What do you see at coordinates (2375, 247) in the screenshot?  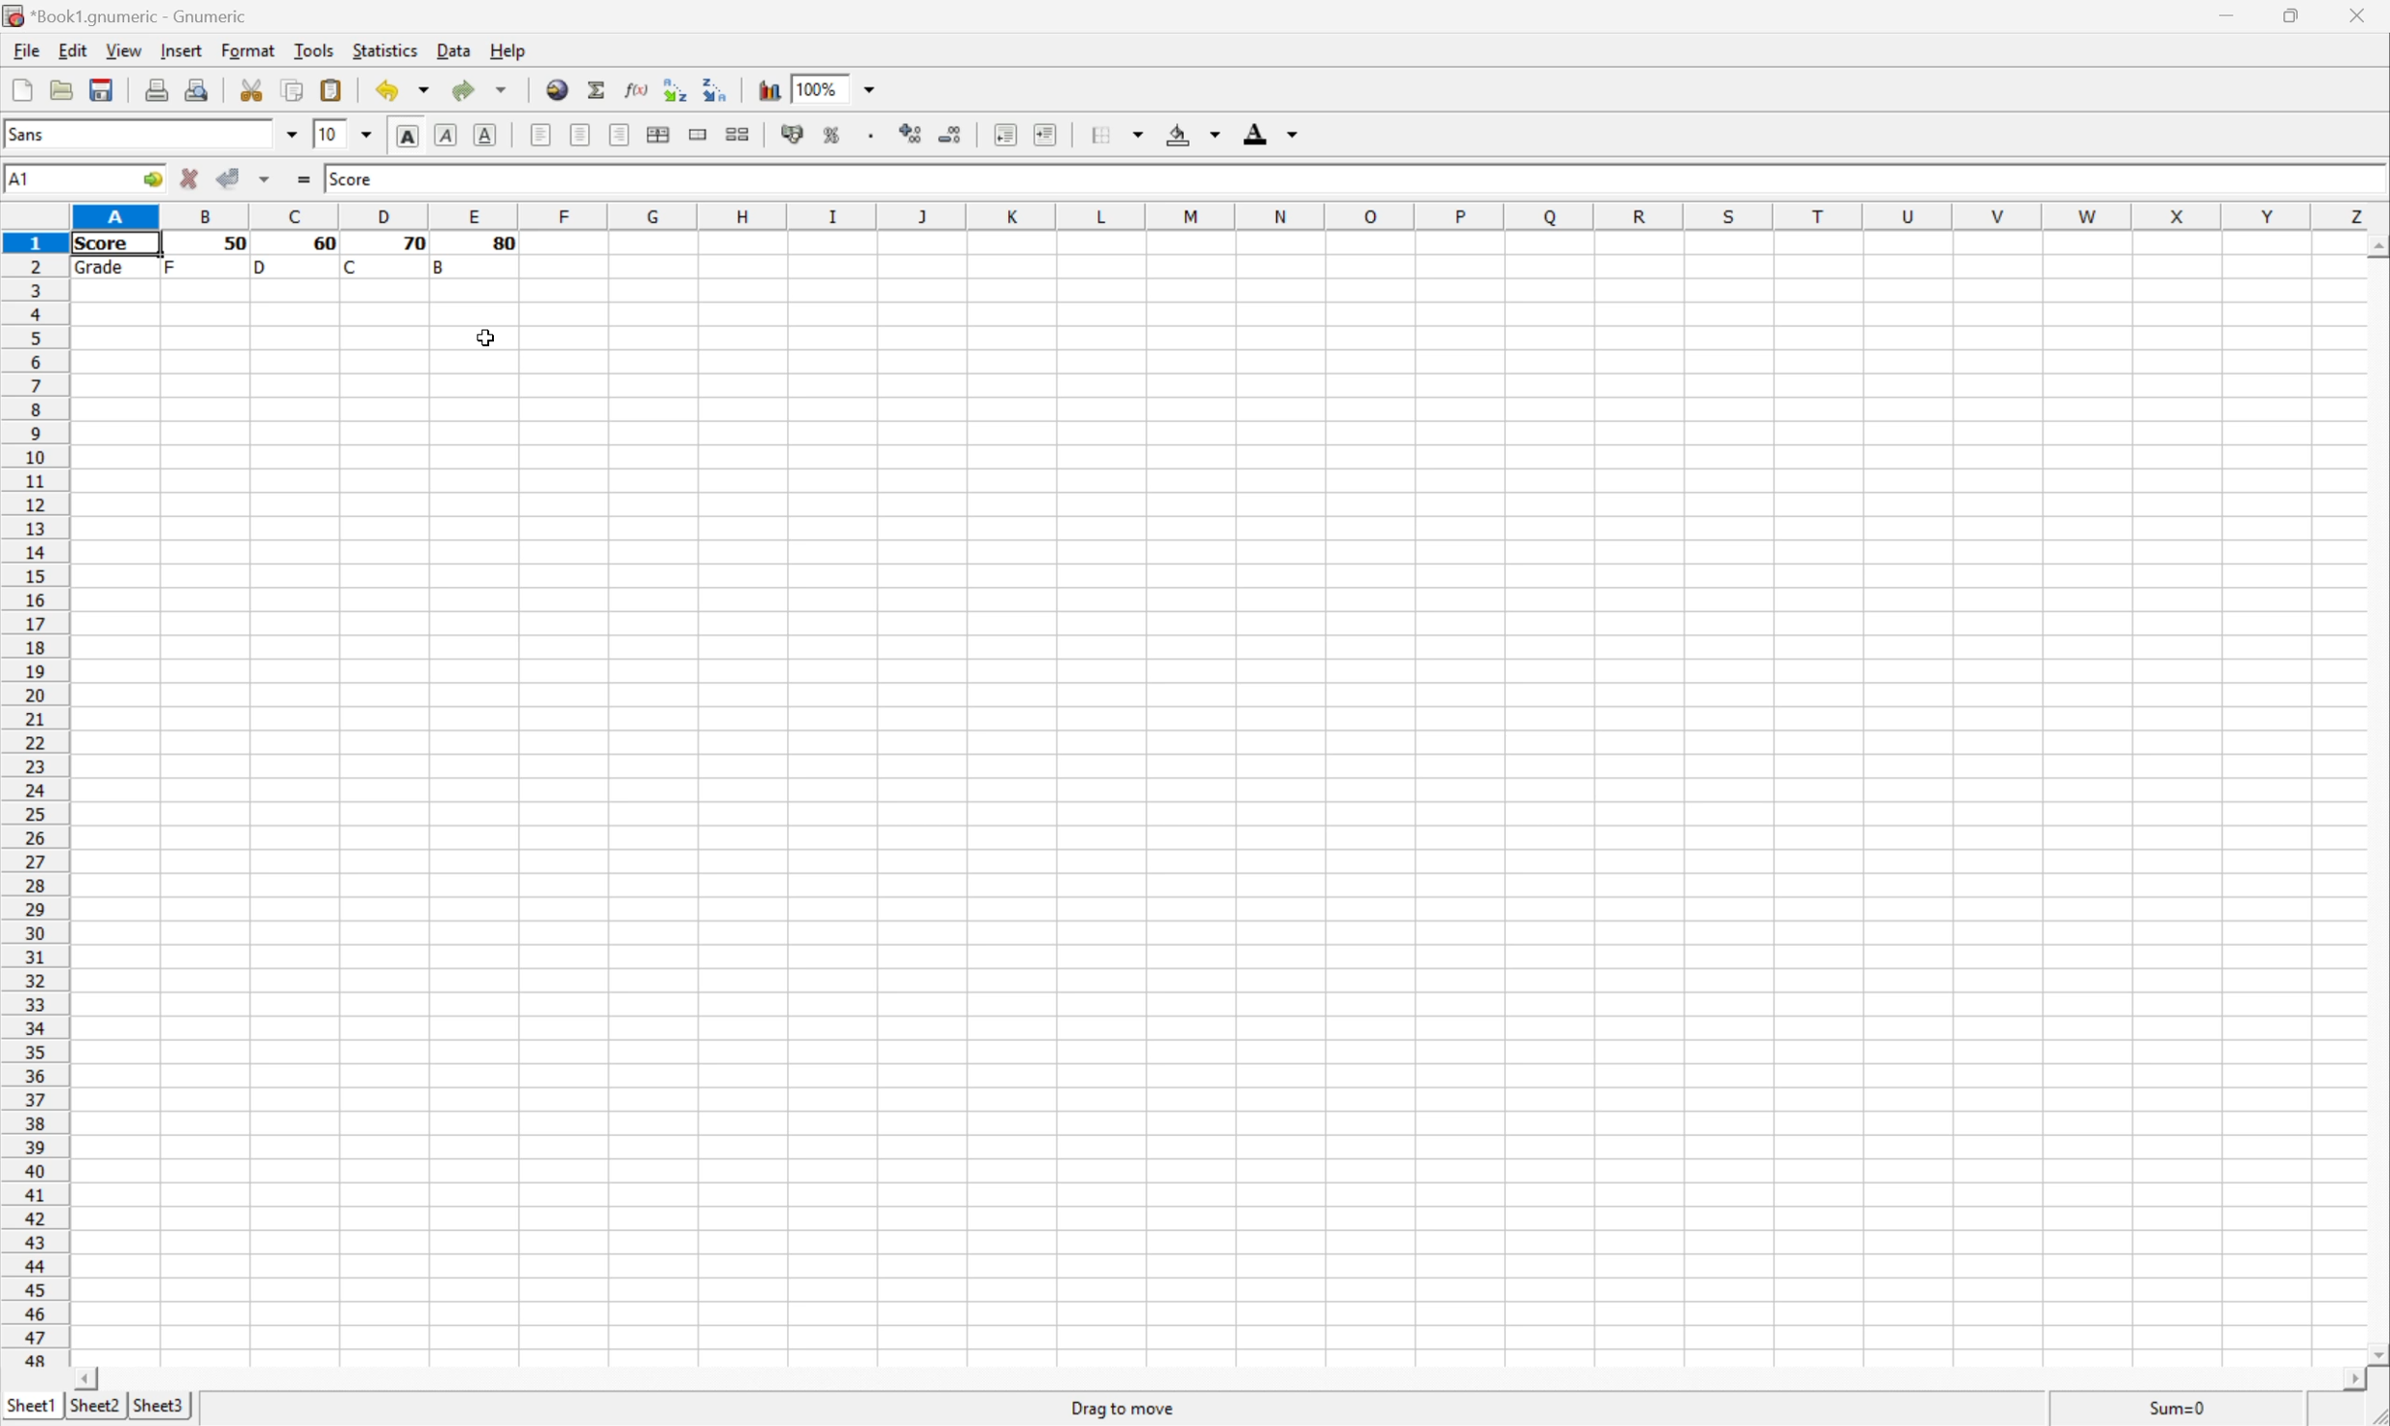 I see `Scroll Up` at bounding box center [2375, 247].